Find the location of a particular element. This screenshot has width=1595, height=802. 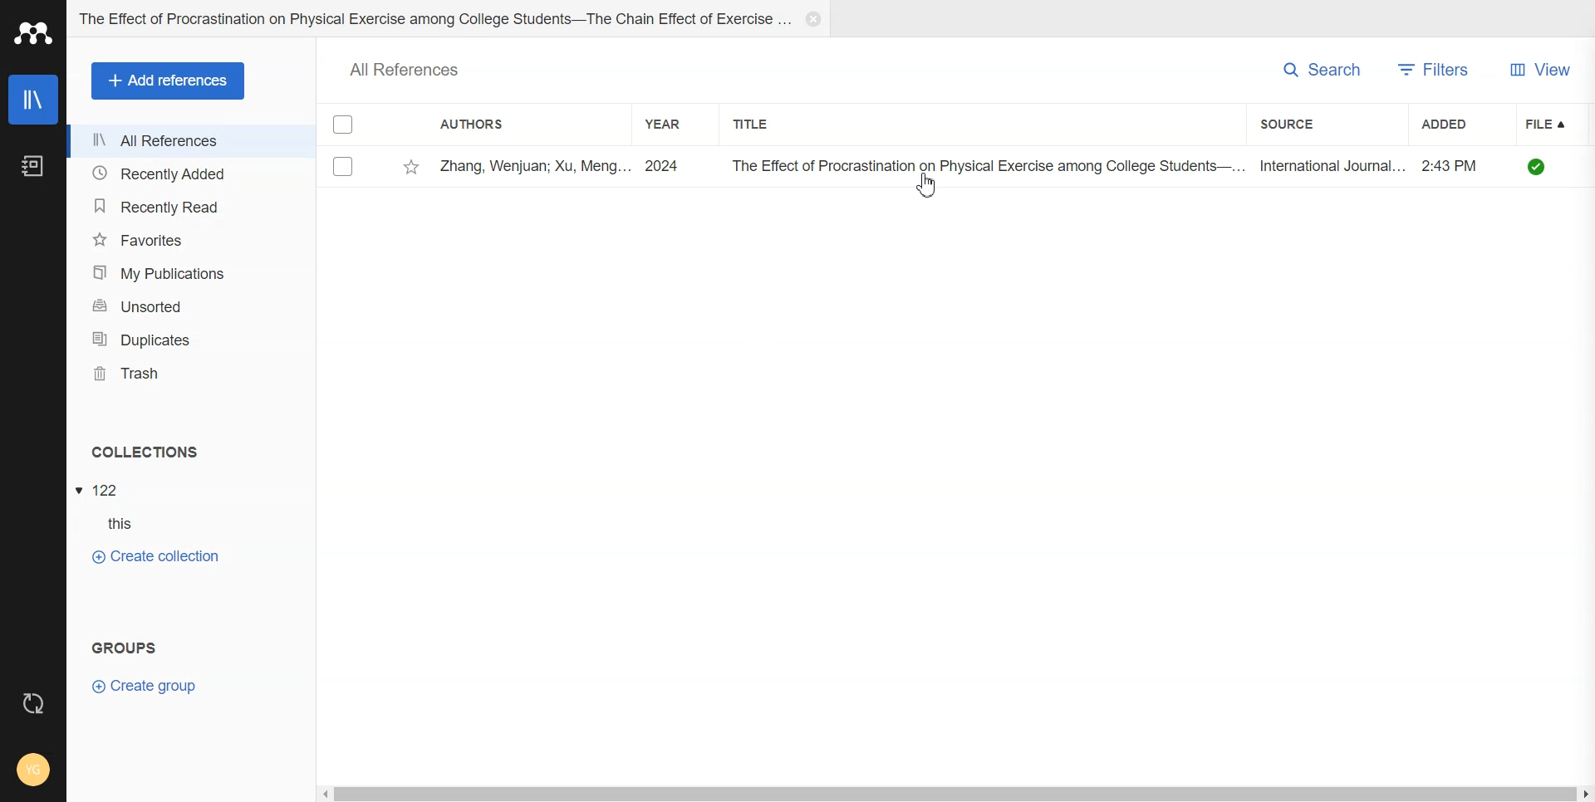

Authors is located at coordinates (503, 125).